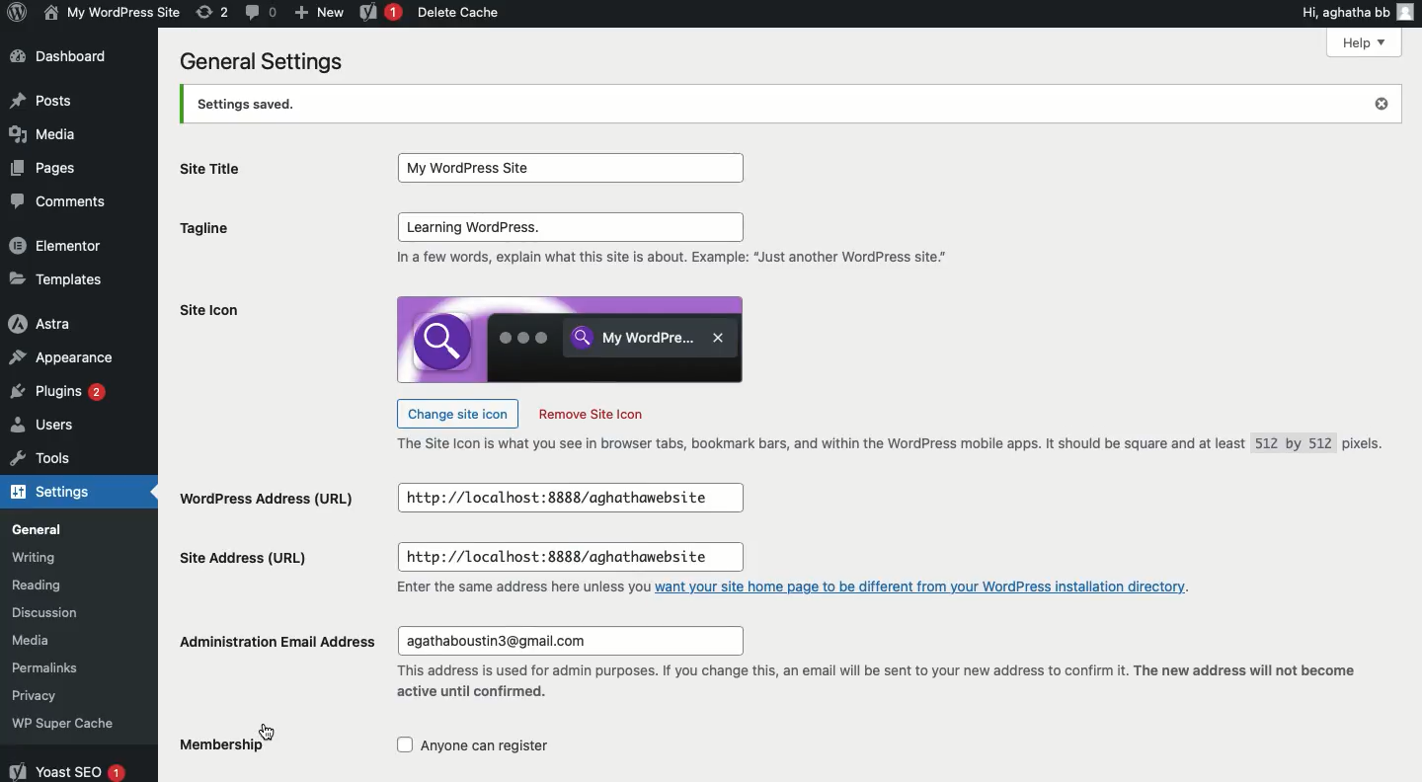  Describe the element at coordinates (491, 748) in the screenshot. I see `Anyone can register` at that location.